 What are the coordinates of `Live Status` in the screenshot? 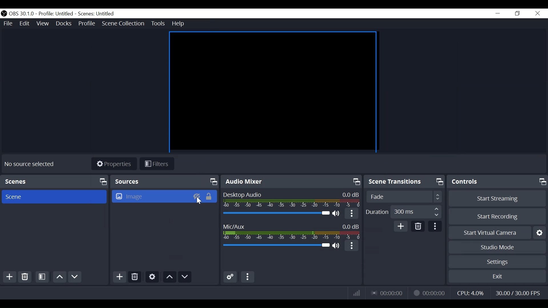 It's located at (388, 293).